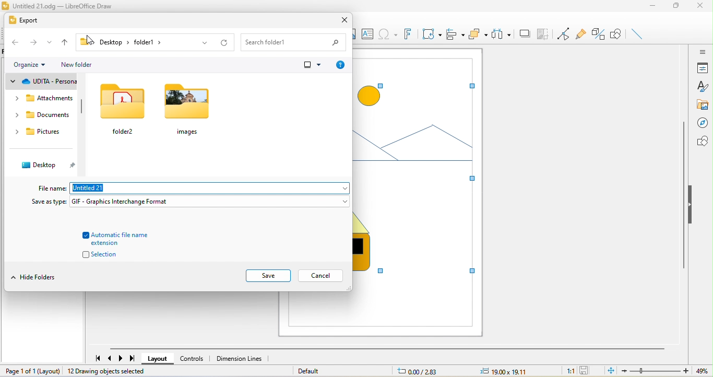  What do you see at coordinates (51, 44) in the screenshot?
I see `drop down` at bounding box center [51, 44].